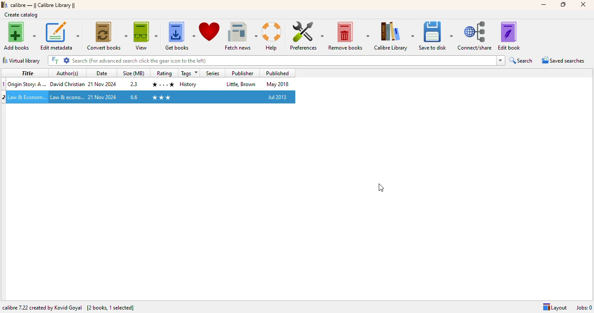  Describe the element at coordinates (394, 35) in the screenshot. I see `calibre library` at that location.